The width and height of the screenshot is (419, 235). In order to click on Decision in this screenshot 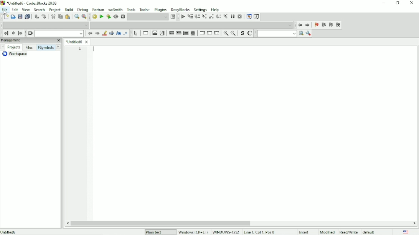, I will do `click(155, 33)`.